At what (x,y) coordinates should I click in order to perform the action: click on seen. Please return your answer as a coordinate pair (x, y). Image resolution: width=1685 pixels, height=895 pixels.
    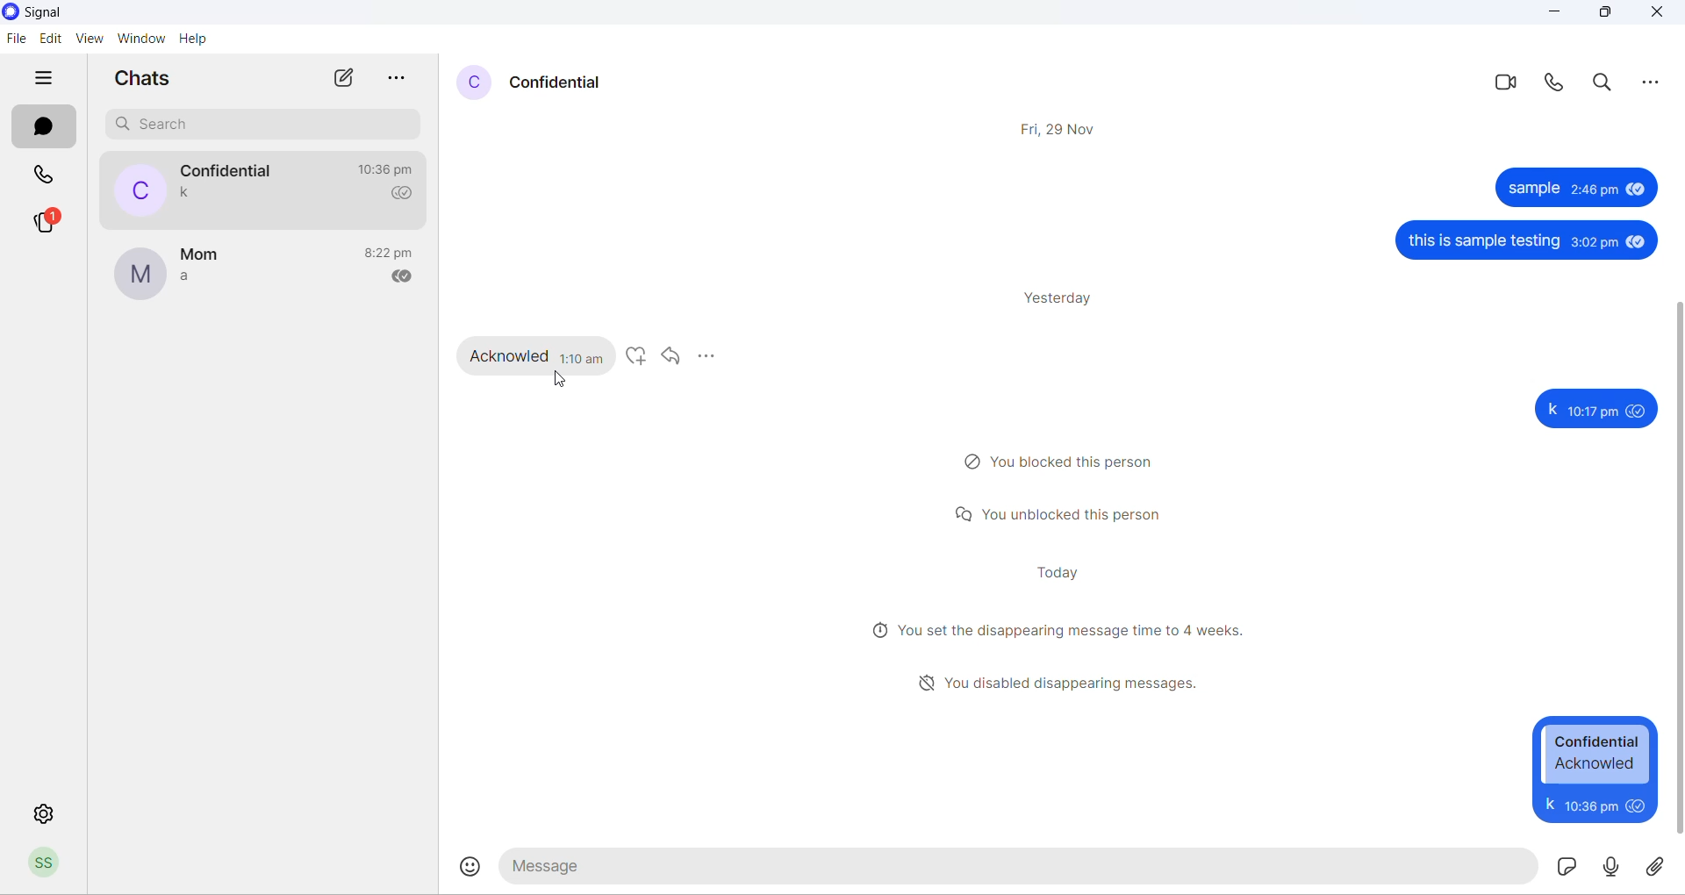
    Looking at the image, I should click on (1635, 241).